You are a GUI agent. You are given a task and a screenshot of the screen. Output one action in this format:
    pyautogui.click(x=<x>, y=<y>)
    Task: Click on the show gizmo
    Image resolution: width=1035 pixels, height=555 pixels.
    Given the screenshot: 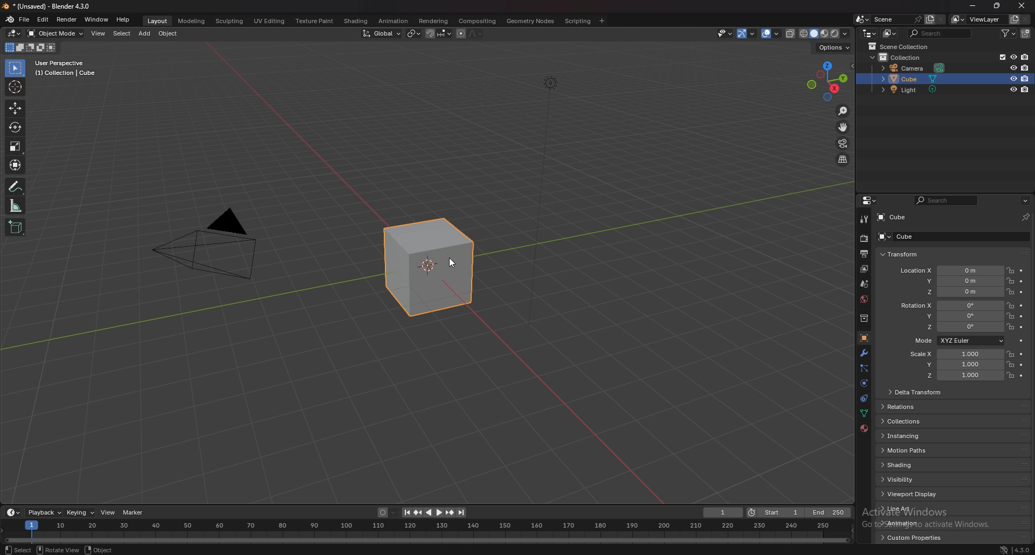 What is the action you would take?
    pyautogui.click(x=748, y=33)
    